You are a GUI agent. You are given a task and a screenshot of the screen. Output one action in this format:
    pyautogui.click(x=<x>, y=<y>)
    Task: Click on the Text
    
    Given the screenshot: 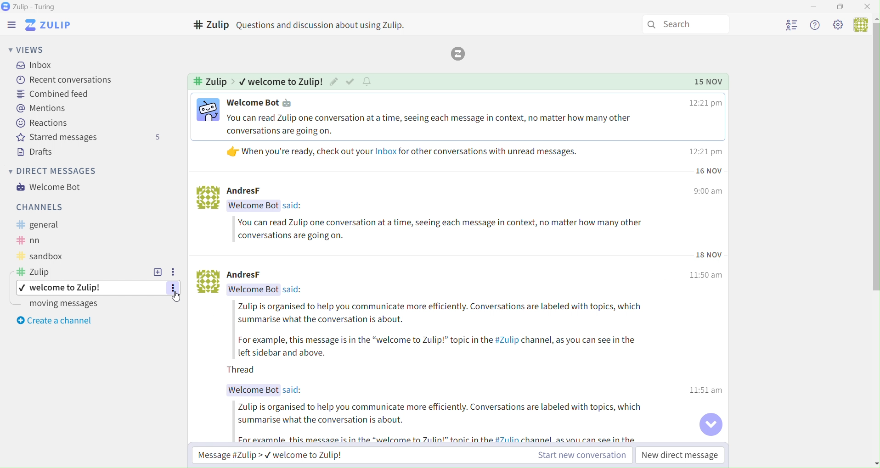 What is the action you would take?
    pyautogui.click(x=444, y=125)
    